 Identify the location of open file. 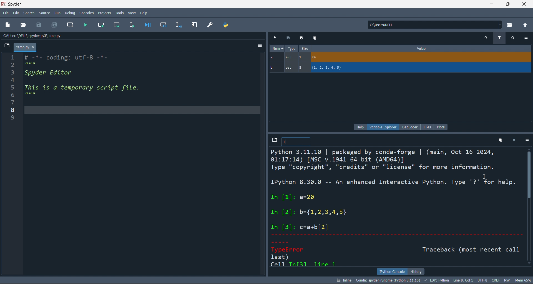
(24, 25).